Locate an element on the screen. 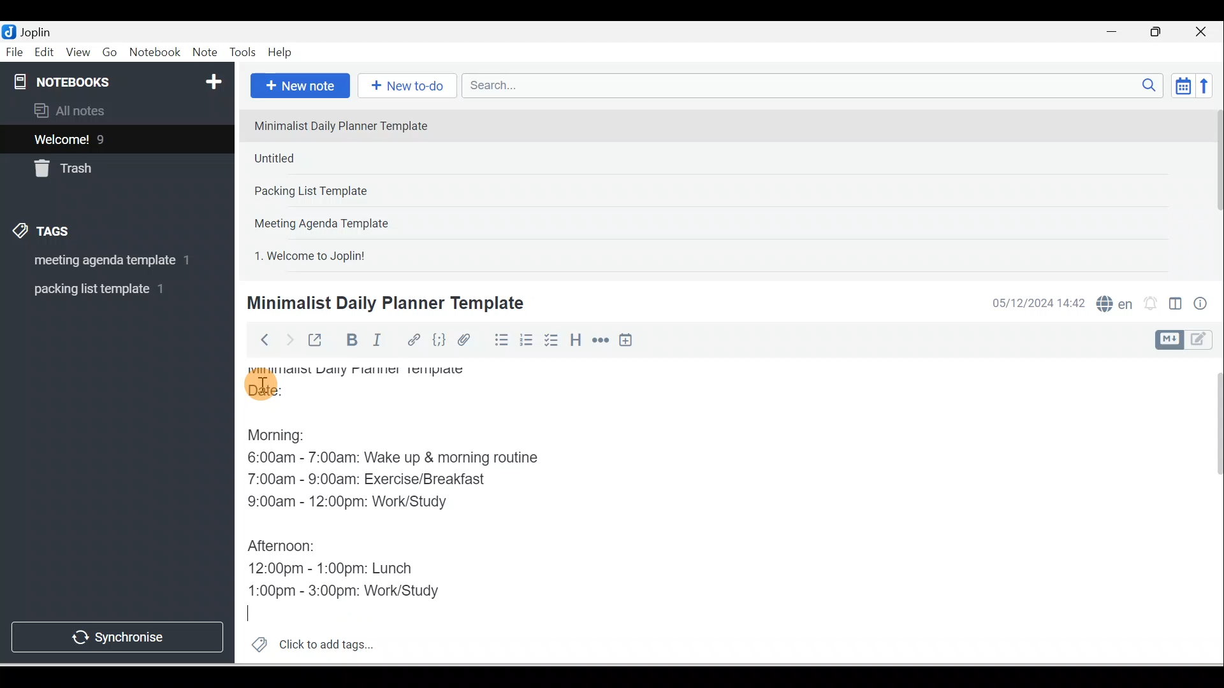 The height and width of the screenshot is (688, 1224). Insert time is located at coordinates (625, 341).